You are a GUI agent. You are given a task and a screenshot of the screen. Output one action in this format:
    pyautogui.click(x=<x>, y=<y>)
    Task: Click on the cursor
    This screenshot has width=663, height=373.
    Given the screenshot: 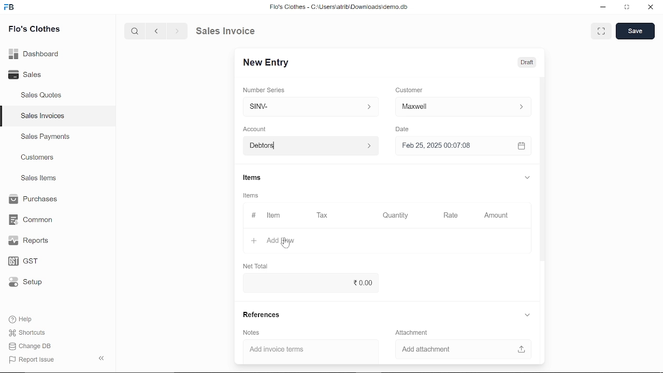 What is the action you would take?
    pyautogui.click(x=286, y=244)
    